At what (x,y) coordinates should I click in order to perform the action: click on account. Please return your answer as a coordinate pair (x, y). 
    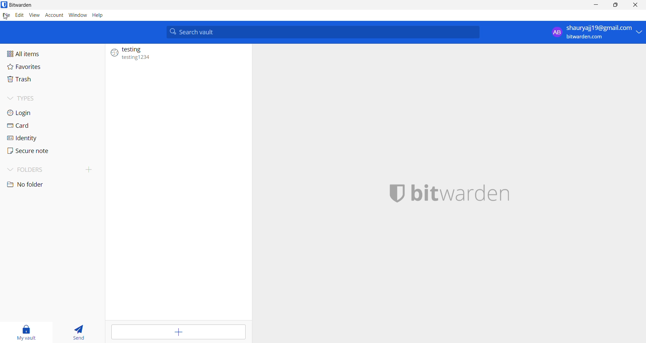
    Looking at the image, I should click on (53, 15).